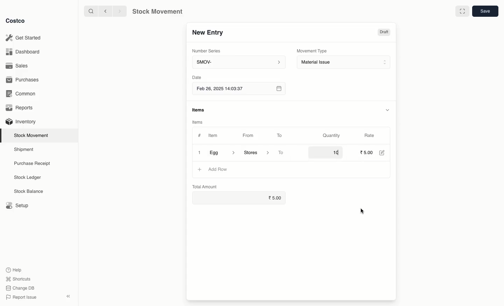 Image resolution: width=504 pixels, height=306 pixels. Describe the element at coordinates (199, 110) in the screenshot. I see `items` at that location.